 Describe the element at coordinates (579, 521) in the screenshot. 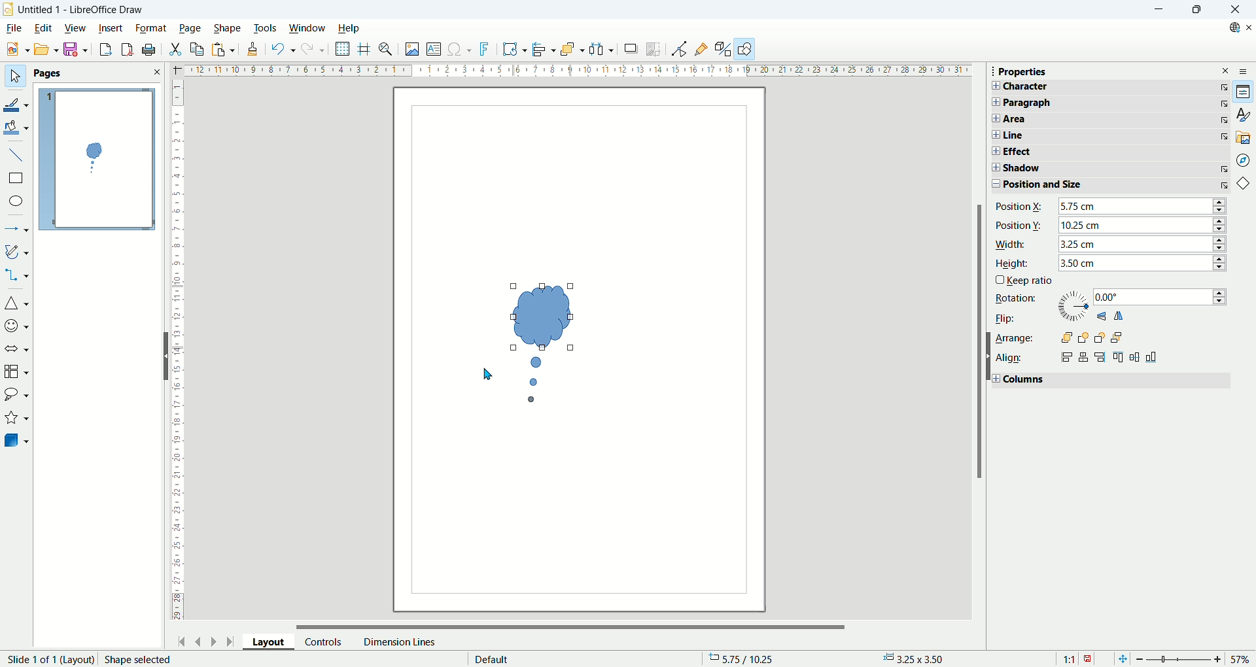

I see `Main Page` at that location.